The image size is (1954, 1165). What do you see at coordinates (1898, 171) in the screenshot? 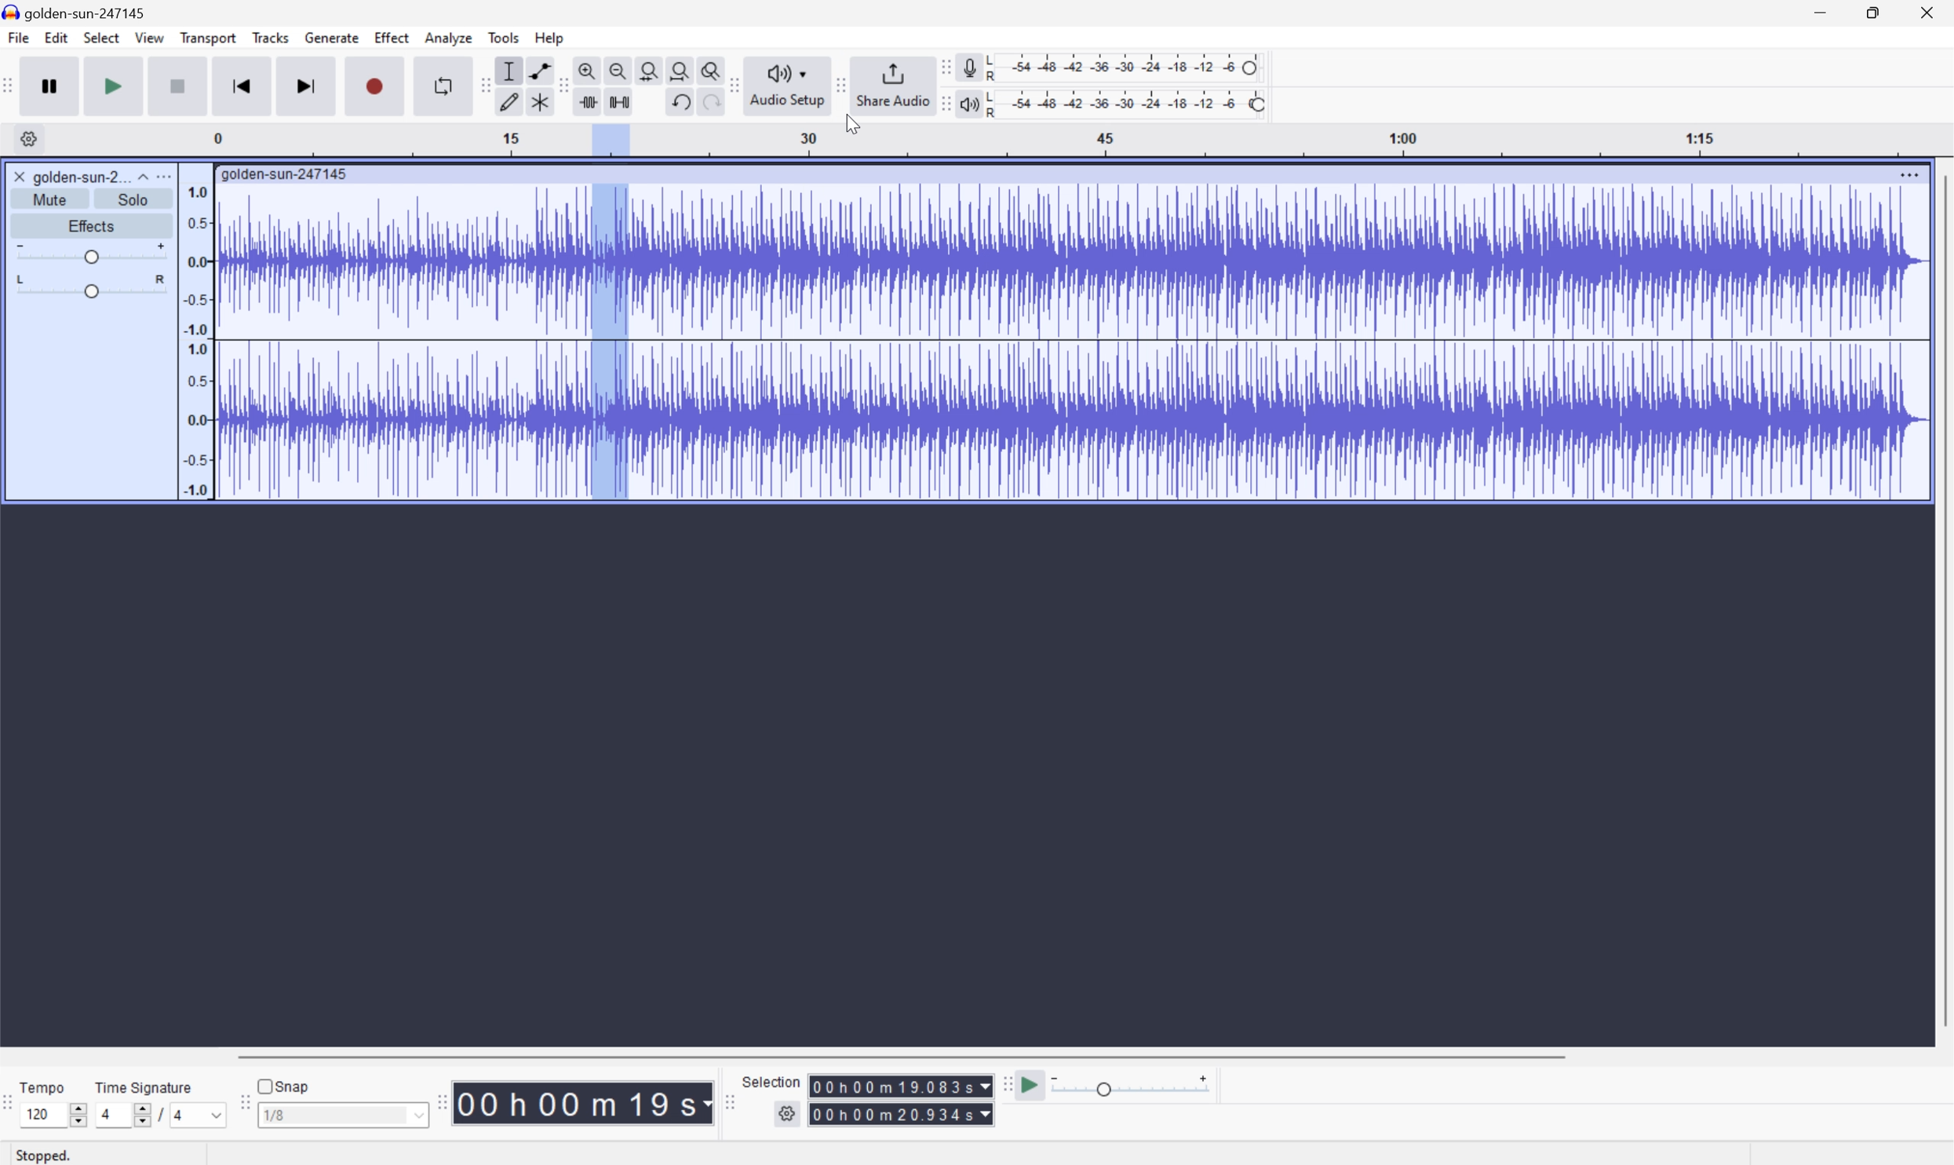
I see `More` at bounding box center [1898, 171].